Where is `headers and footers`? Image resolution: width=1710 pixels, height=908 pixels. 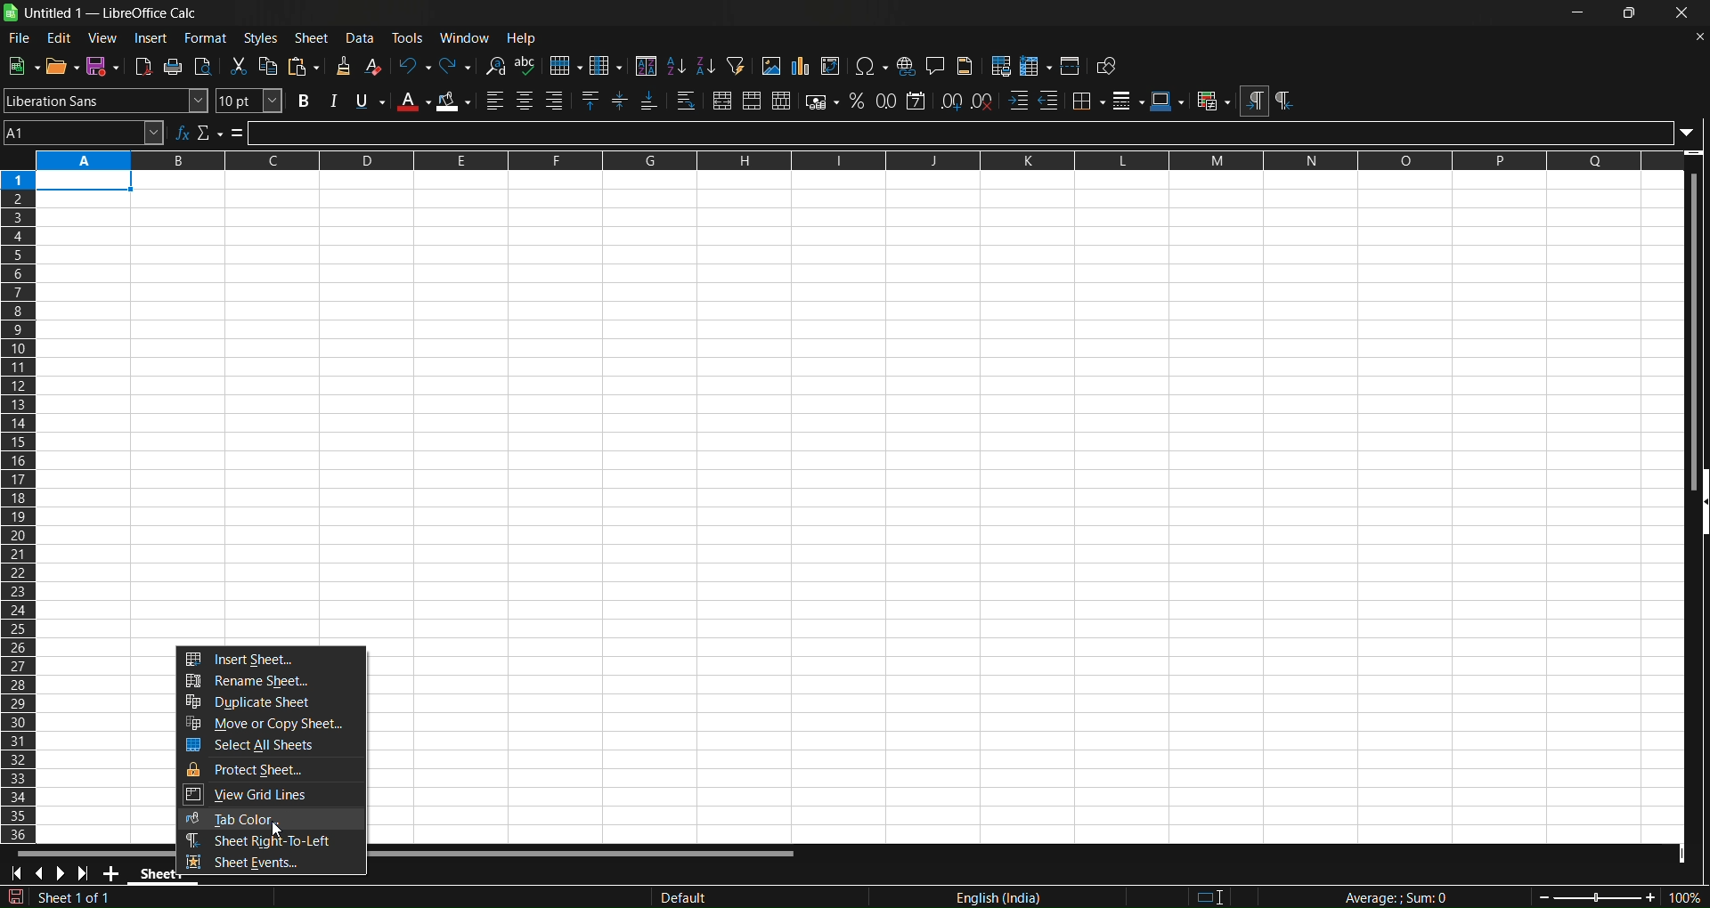
headers and footers is located at coordinates (967, 66).